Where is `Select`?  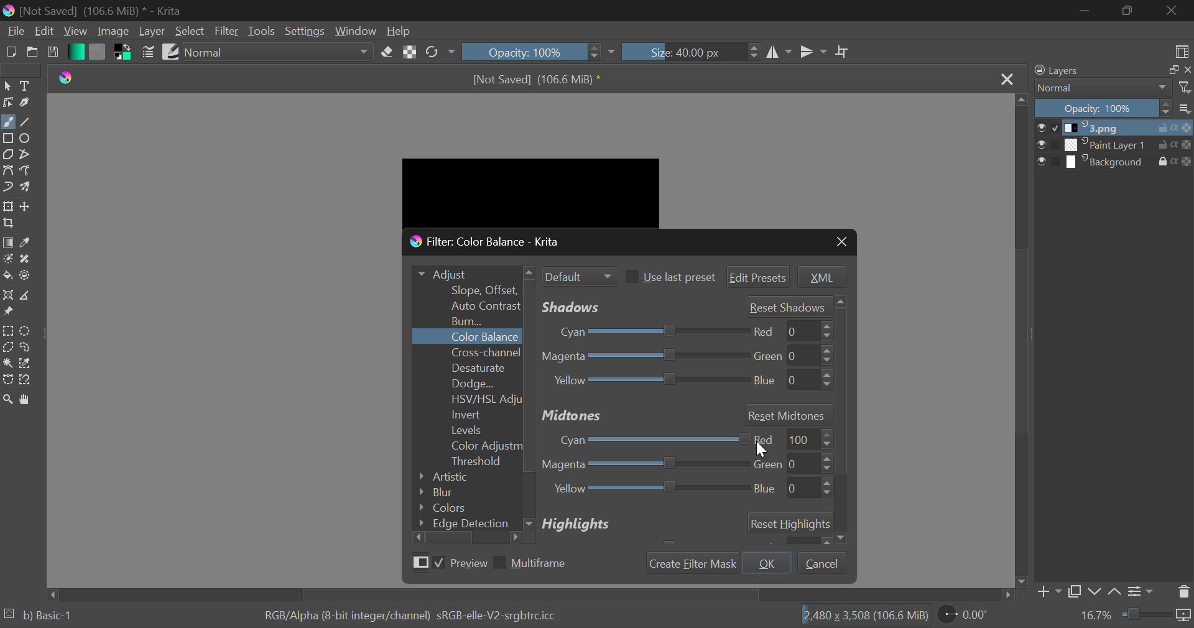
Select is located at coordinates (7, 87).